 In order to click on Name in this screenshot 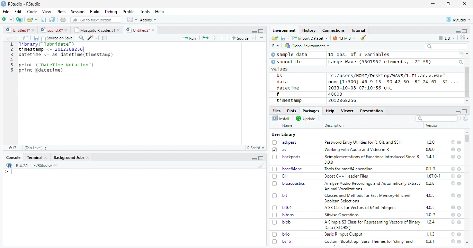, I will do `click(288, 126)`.